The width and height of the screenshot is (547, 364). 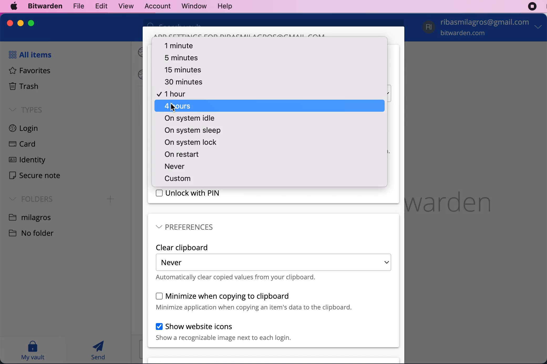 I want to click on custom, so click(x=176, y=178).